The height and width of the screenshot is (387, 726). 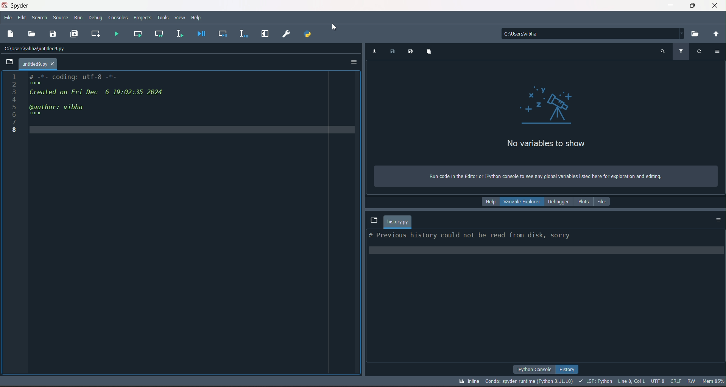 What do you see at coordinates (669, 5) in the screenshot?
I see `minimize` at bounding box center [669, 5].